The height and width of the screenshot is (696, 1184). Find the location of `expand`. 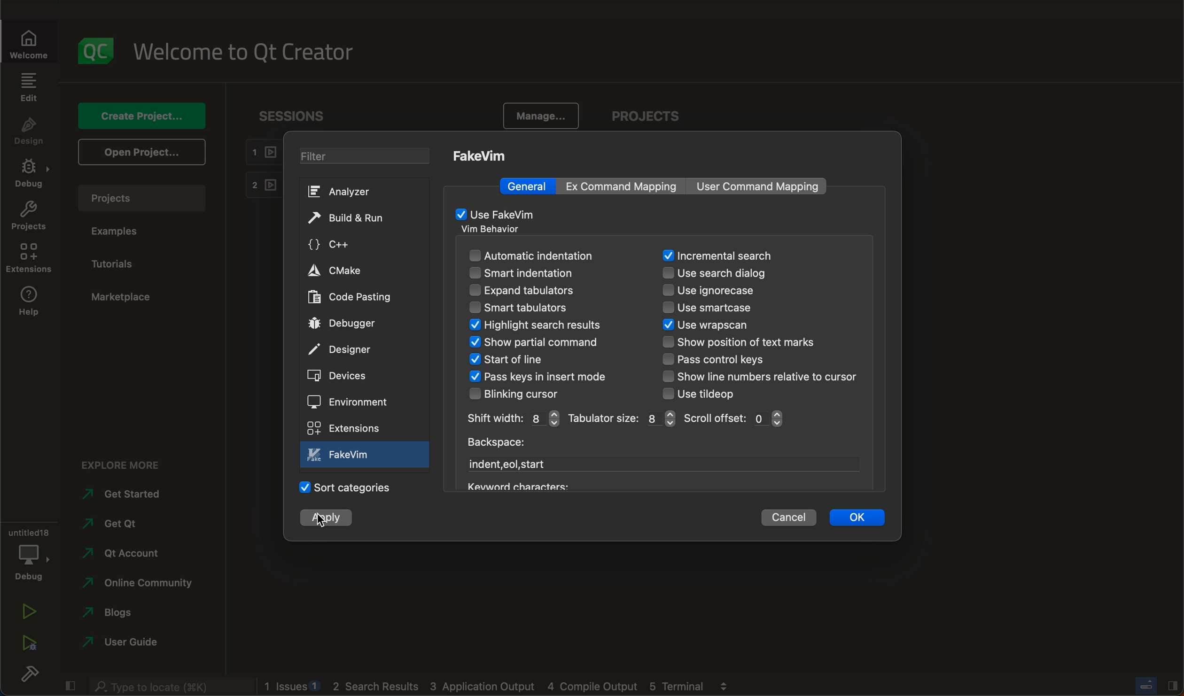

expand is located at coordinates (542, 292).